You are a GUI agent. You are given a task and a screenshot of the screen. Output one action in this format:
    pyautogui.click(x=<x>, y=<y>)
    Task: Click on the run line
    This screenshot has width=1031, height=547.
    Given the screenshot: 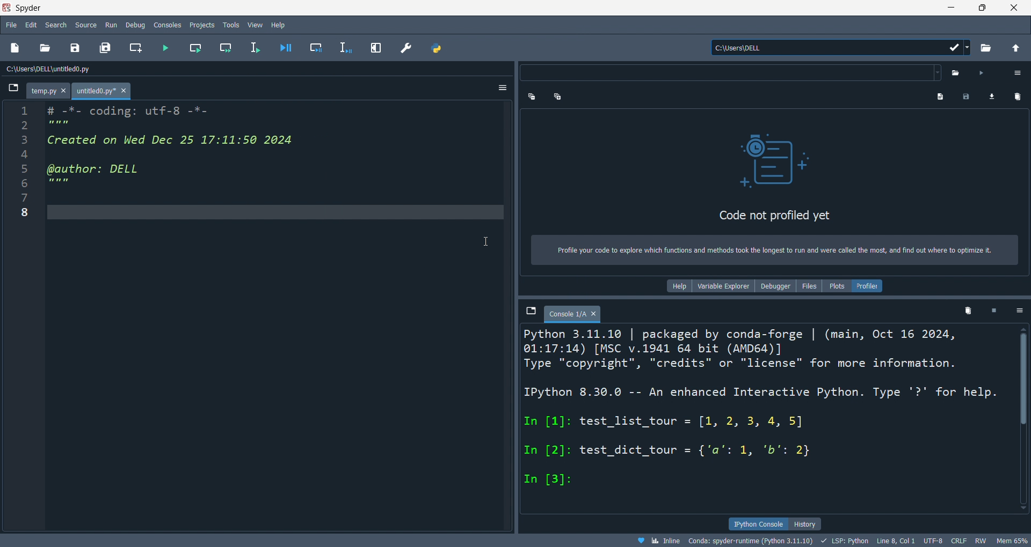 What is the action you would take?
    pyautogui.click(x=258, y=47)
    